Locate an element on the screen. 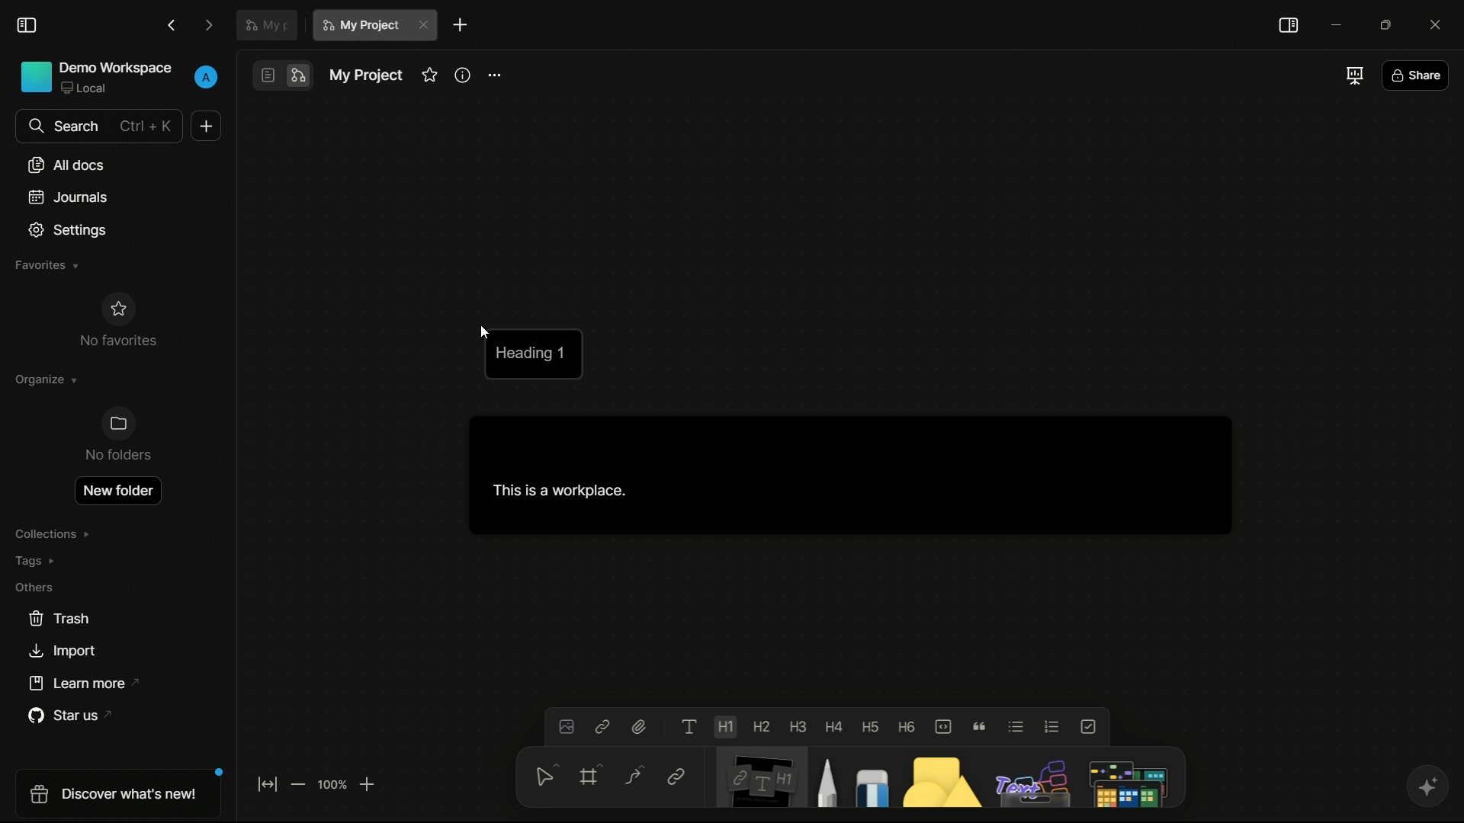 This screenshot has width=1464, height=823. eraser is located at coordinates (868, 777).